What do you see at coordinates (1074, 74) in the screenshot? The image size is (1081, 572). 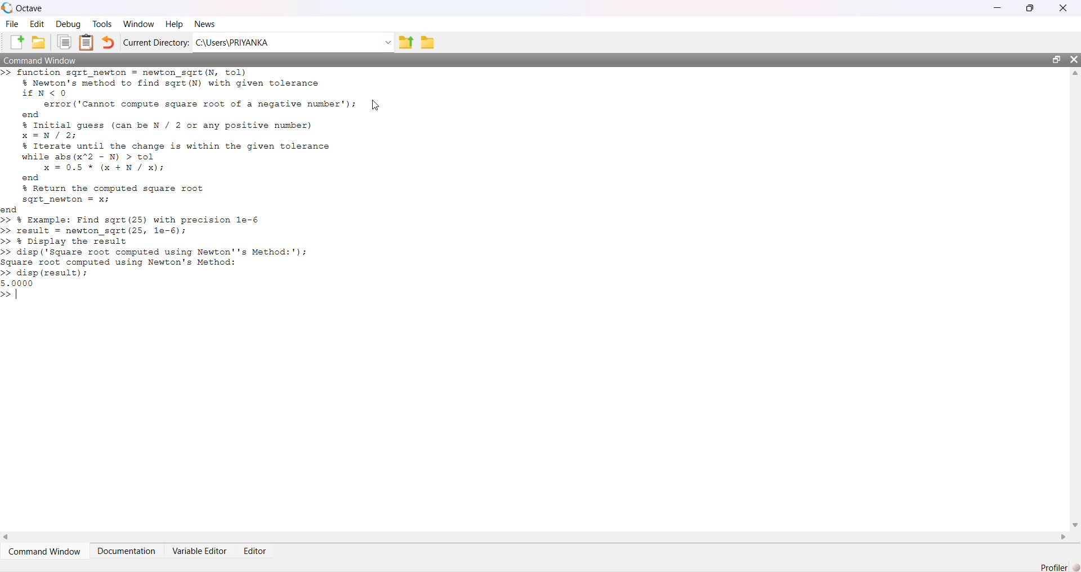 I see `Up` at bounding box center [1074, 74].